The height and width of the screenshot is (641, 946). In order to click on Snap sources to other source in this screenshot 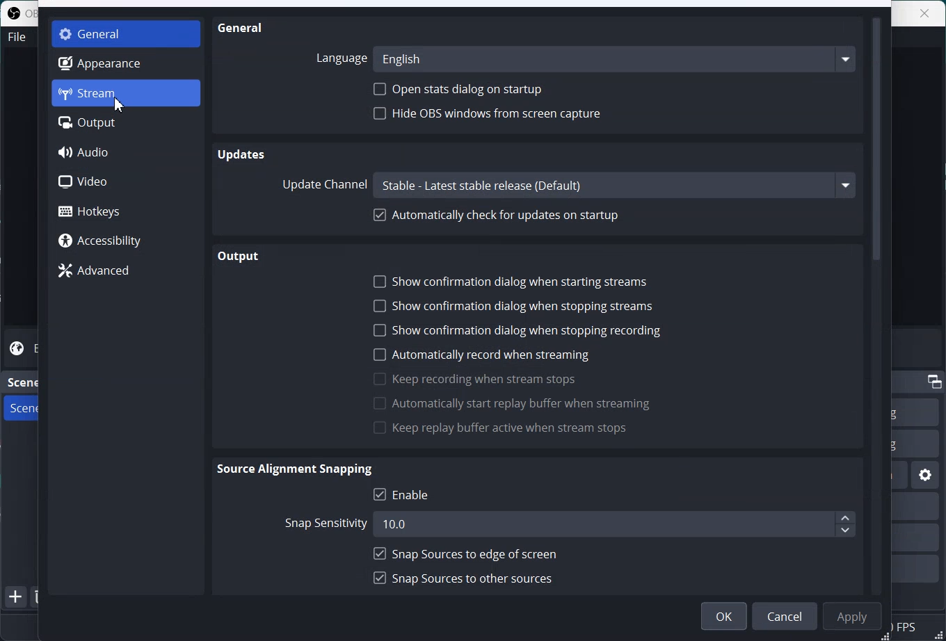, I will do `click(461, 577)`.